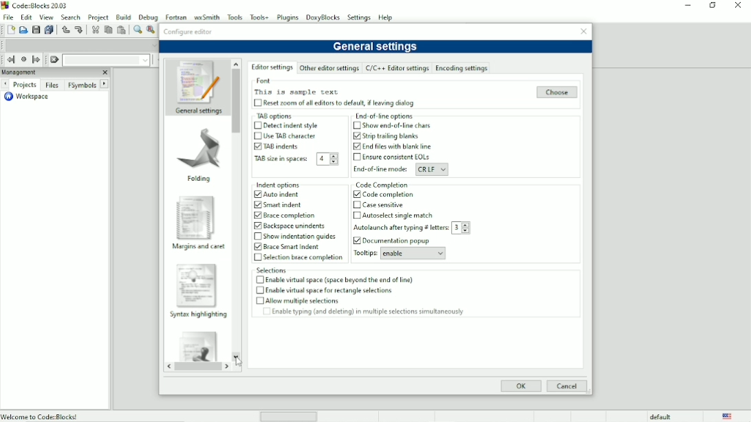 The height and width of the screenshot is (422, 751). What do you see at coordinates (374, 312) in the screenshot?
I see `Enable typing (and deleting) in multiple selections simultaneously` at bounding box center [374, 312].